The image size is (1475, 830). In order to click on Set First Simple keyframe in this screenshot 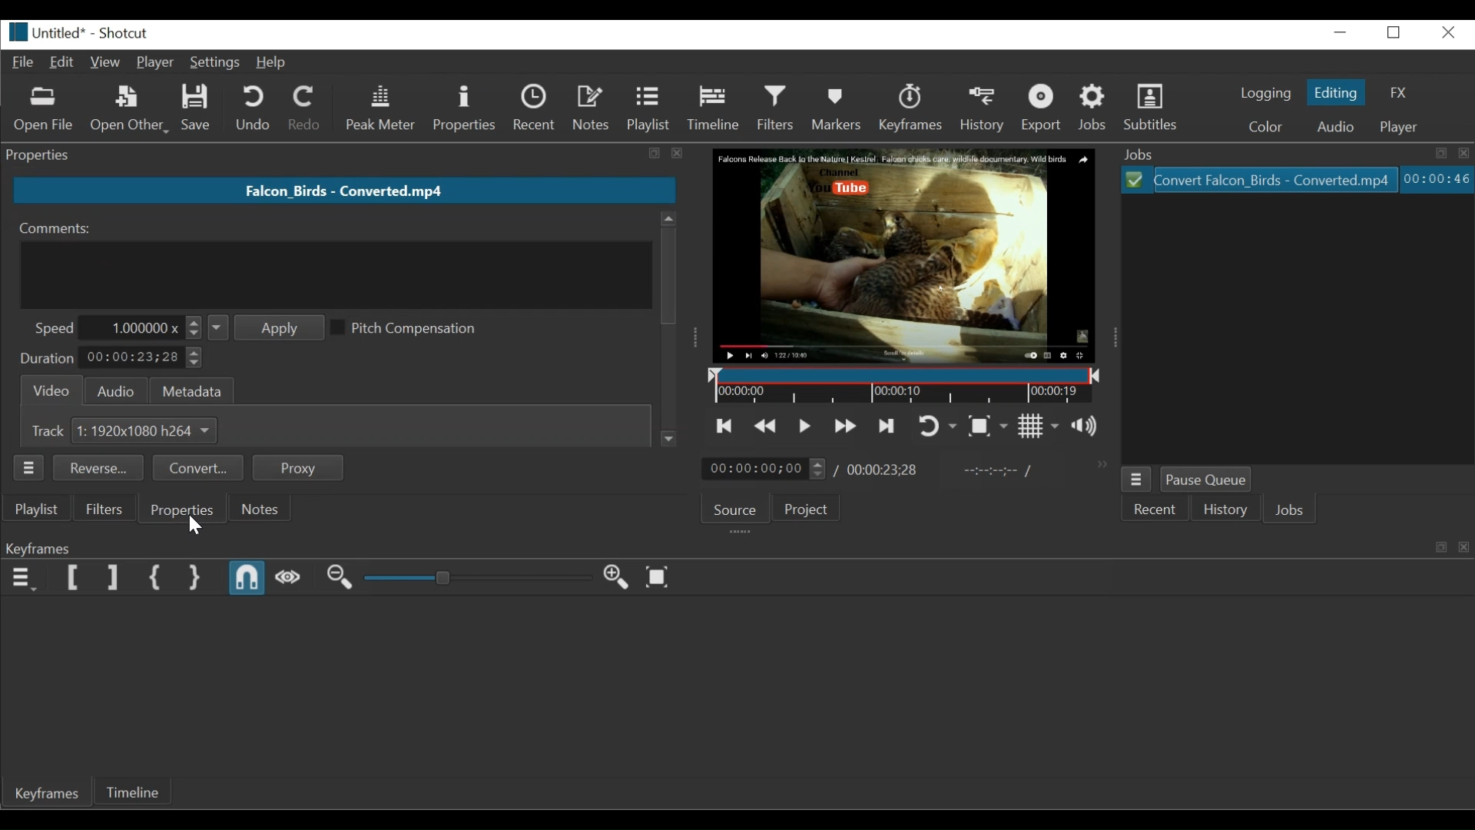, I will do `click(154, 577)`.